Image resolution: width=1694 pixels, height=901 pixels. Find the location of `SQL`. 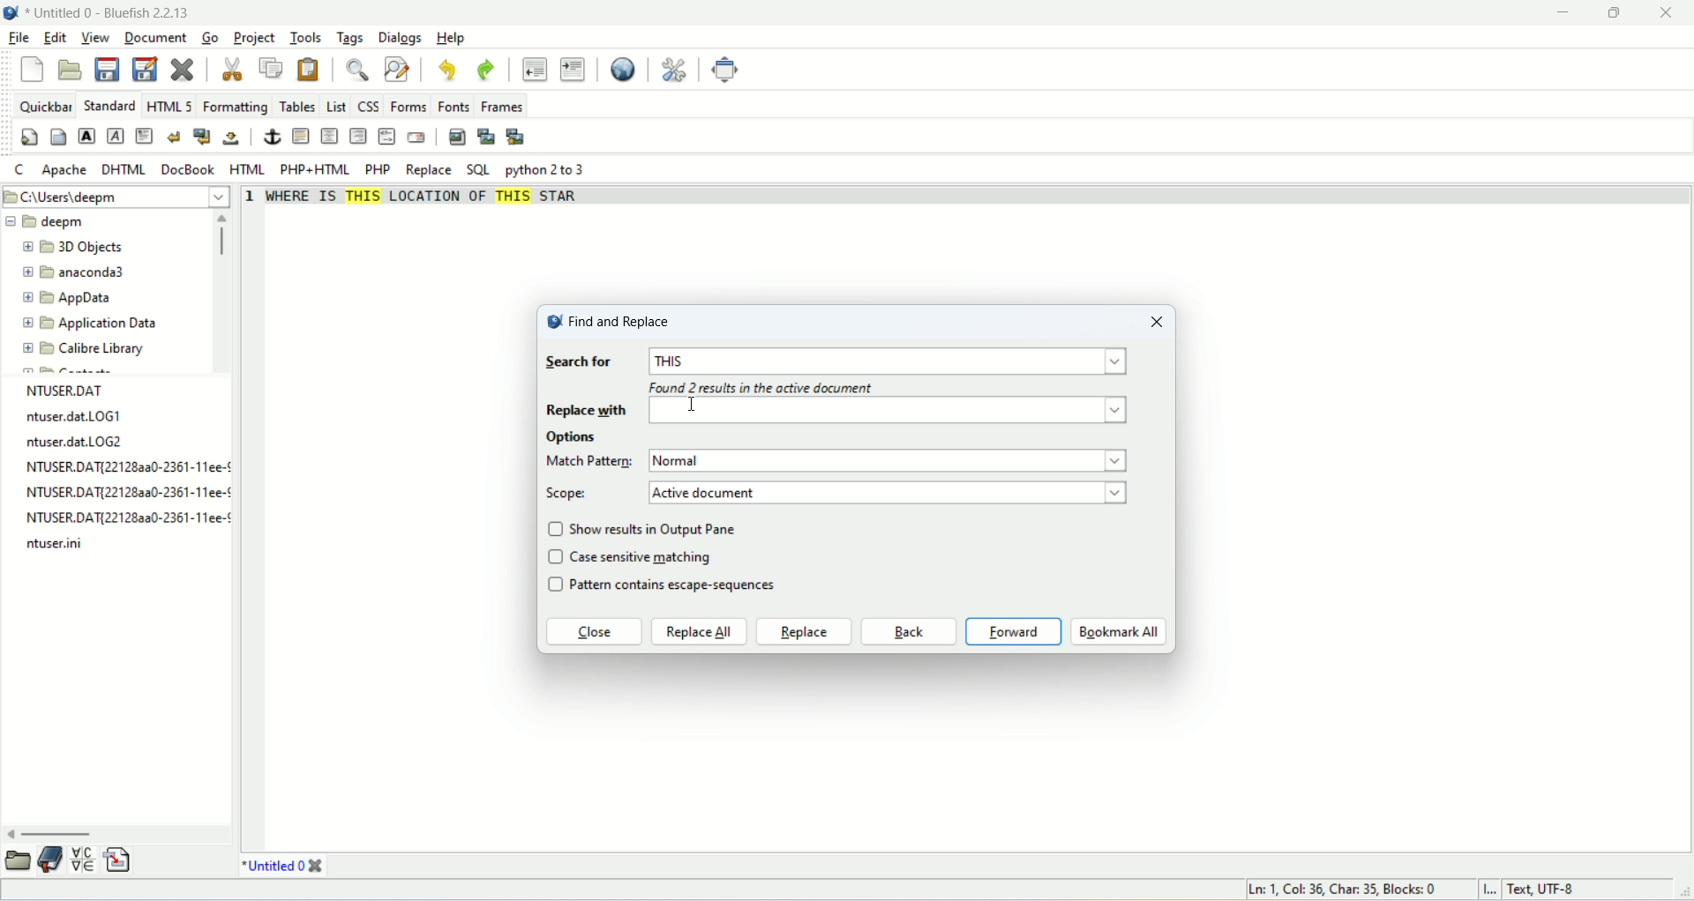

SQL is located at coordinates (477, 170).